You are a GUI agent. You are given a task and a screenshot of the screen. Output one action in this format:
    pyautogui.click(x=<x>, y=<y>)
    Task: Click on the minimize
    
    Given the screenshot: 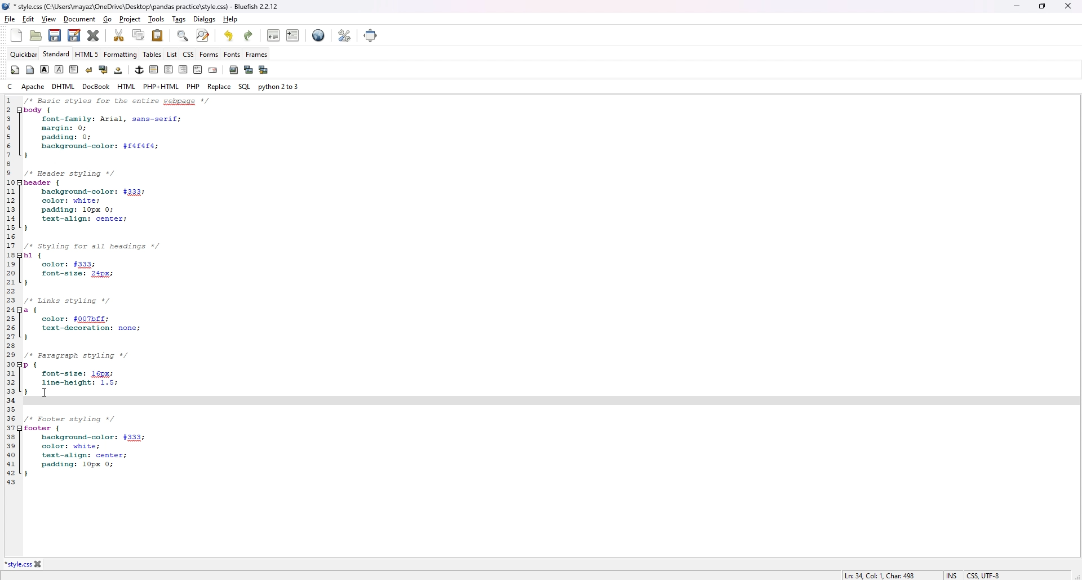 What is the action you would take?
    pyautogui.click(x=1016, y=7)
    